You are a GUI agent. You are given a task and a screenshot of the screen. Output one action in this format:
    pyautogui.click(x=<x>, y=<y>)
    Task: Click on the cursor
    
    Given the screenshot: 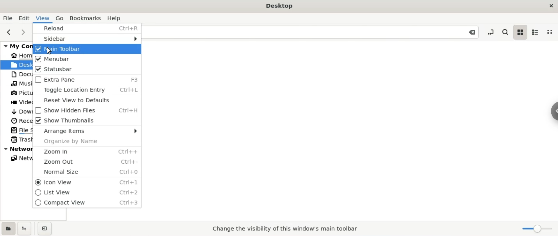 What is the action you would take?
    pyautogui.click(x=53, y=51)
    